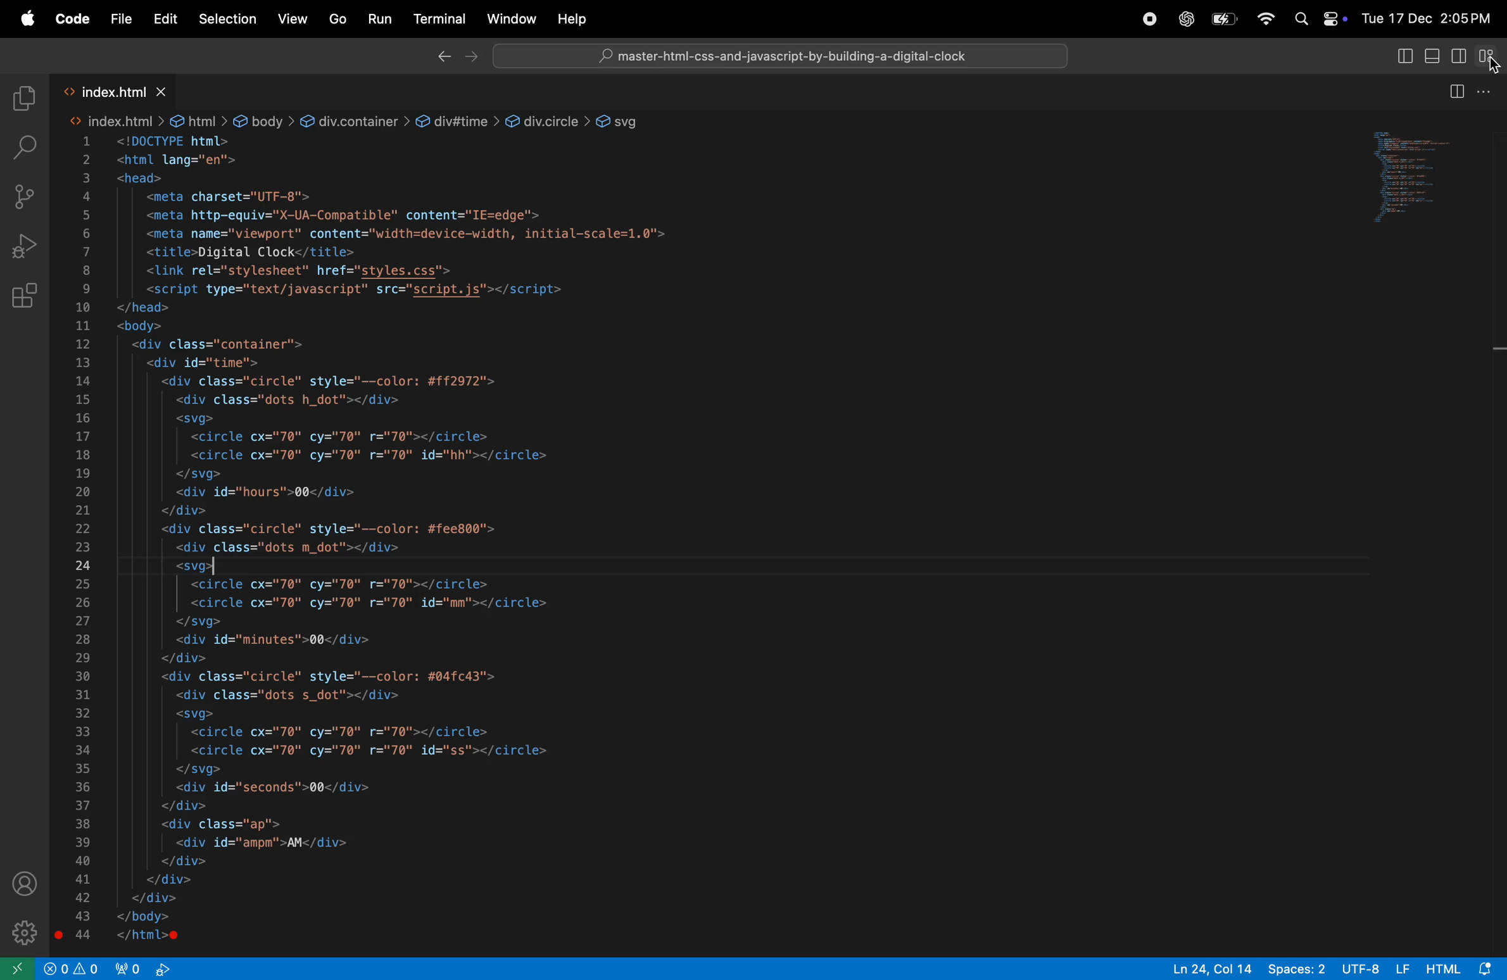 The height and width of the screenshot is (980, 1507). Describe the element at coordinates (1427, 18) in the screenshot. I see `Tue 17 Dec 2:05 PM` at that location.